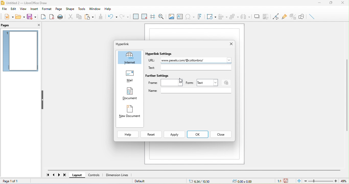 The width and height of the screenshot is (349, 184). Describe the element at coordinates (275, 16) in the screenshot. I see `toggle point edit mode` at that location.